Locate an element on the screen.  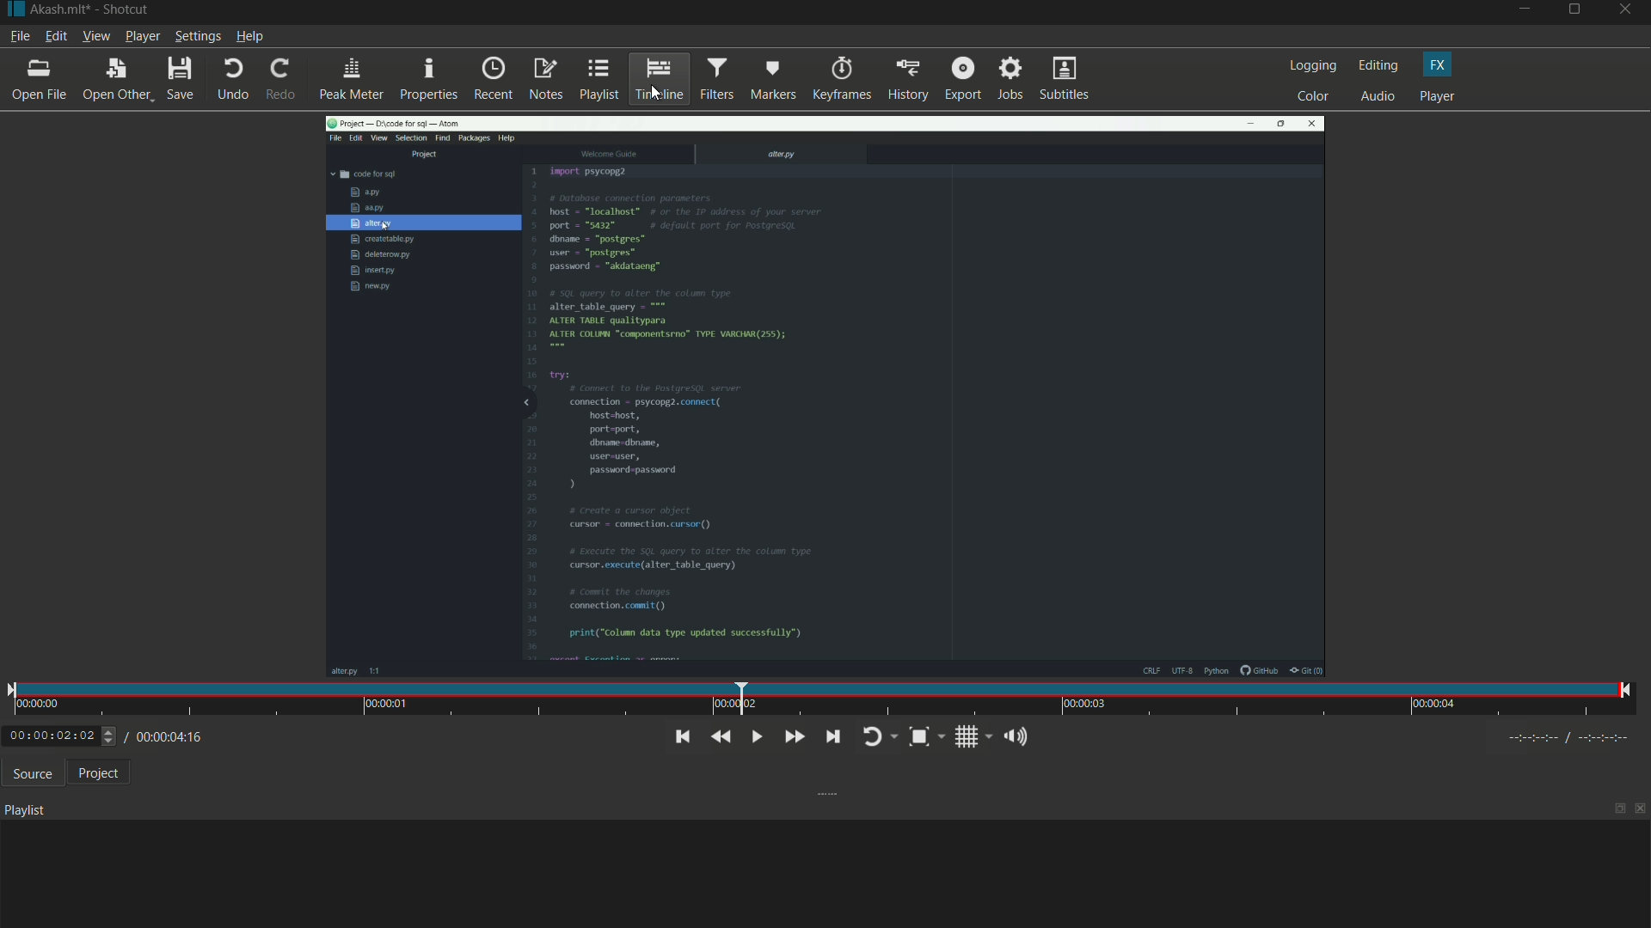
timecodes is located at coordinates (1577, 737).